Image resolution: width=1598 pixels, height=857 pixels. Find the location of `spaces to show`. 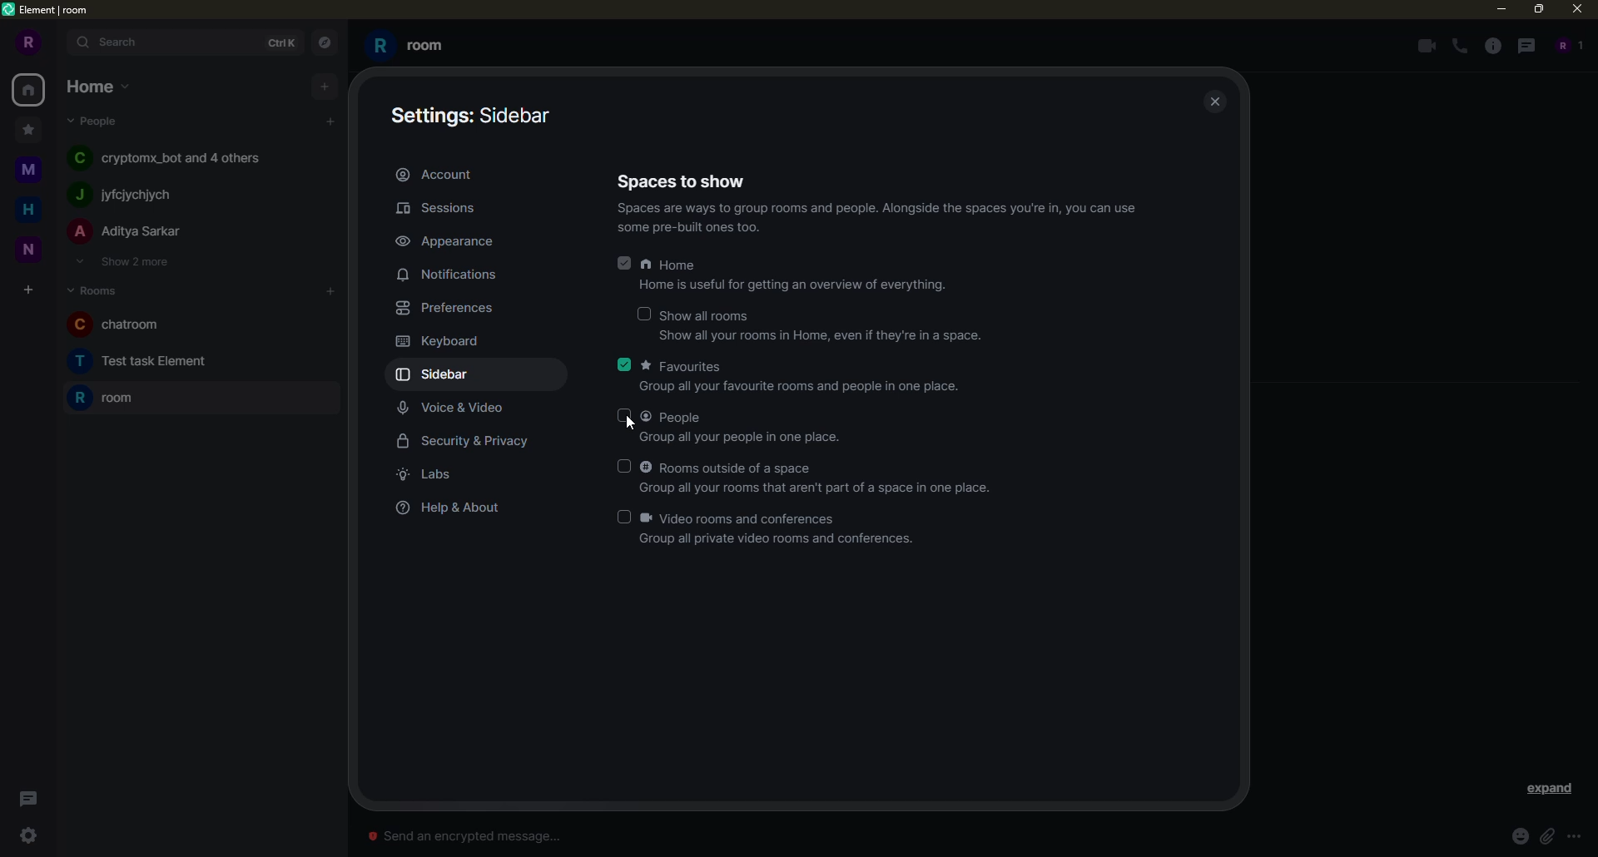

spaces to show is located at coordinates (682, 180).